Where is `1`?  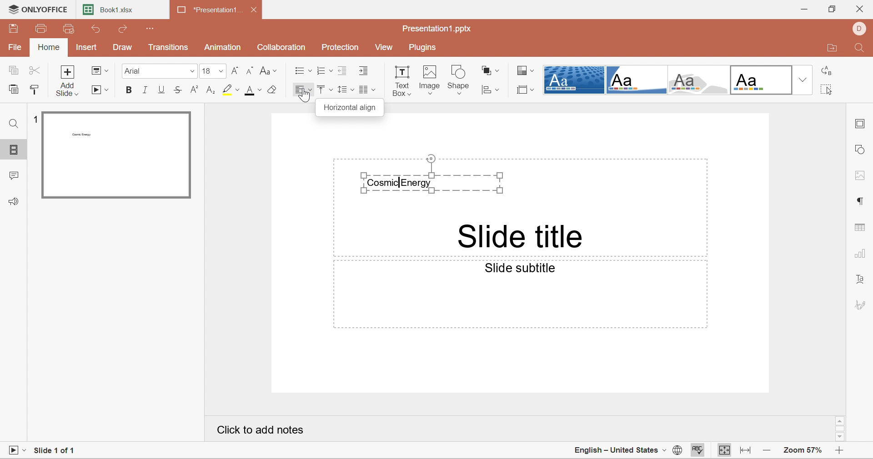 1 is located at coordinates (37, 119).